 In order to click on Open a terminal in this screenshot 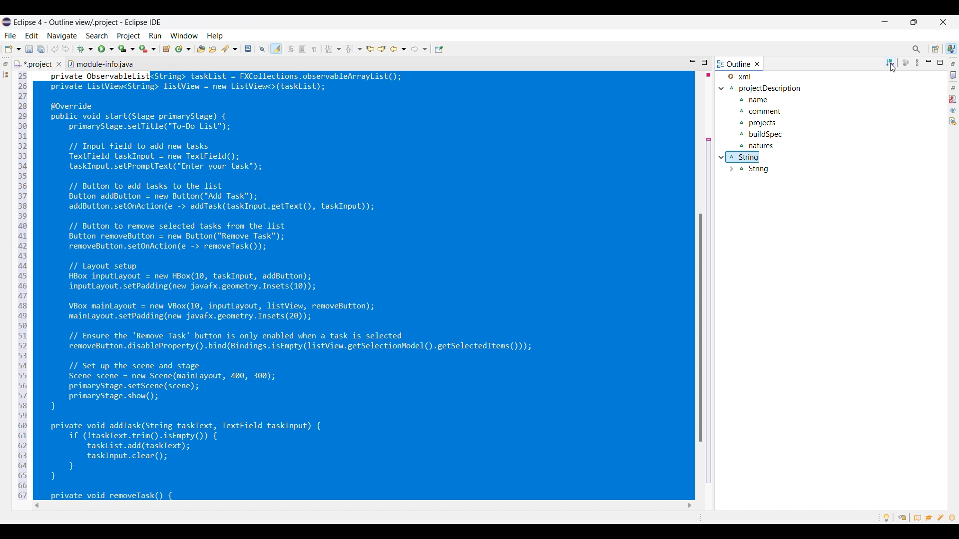, I will do `click(248, 48)`.